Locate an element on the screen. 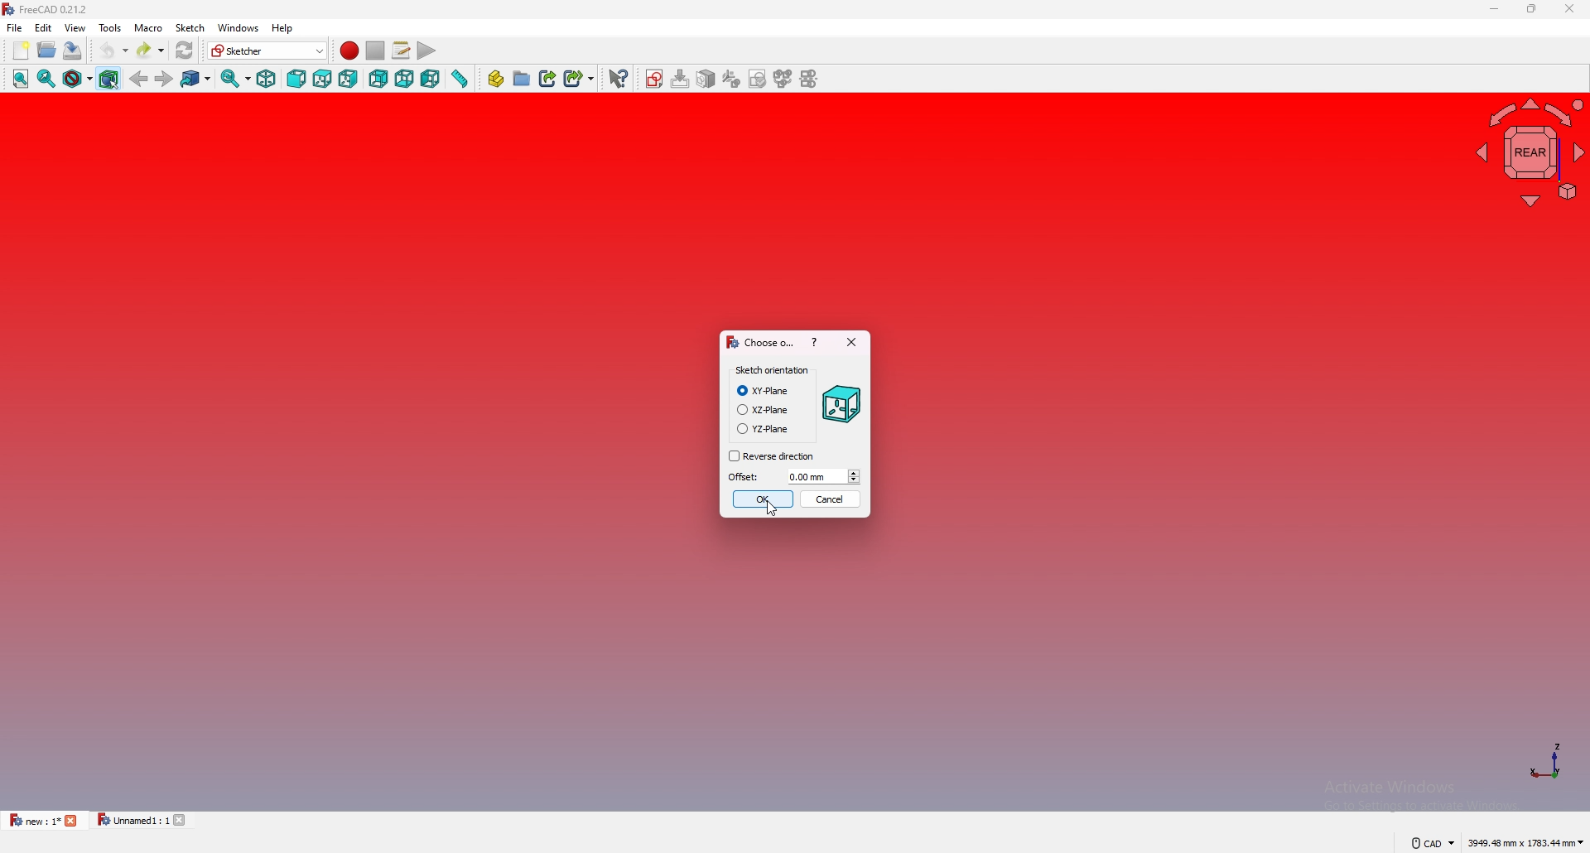 This screenshot has height=853, width=1590. sketch orientation is located at coordinates (768, 371).